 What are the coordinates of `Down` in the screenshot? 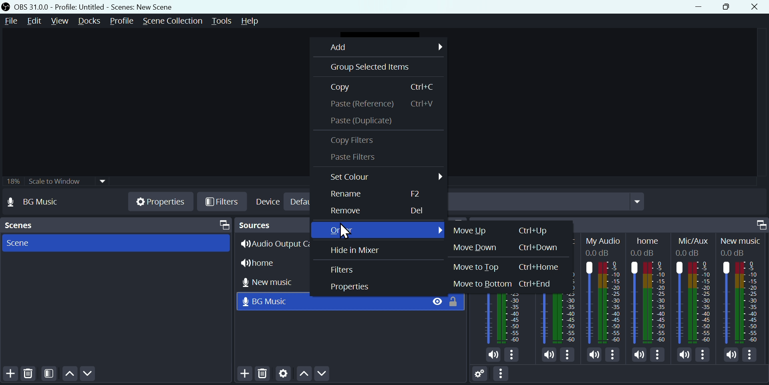 It's located at (334, 376).